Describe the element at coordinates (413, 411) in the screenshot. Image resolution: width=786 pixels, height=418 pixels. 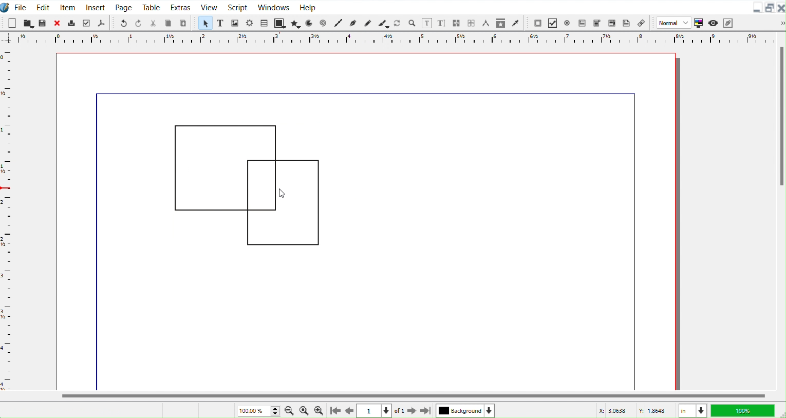
I see `Go to next page` at that location.